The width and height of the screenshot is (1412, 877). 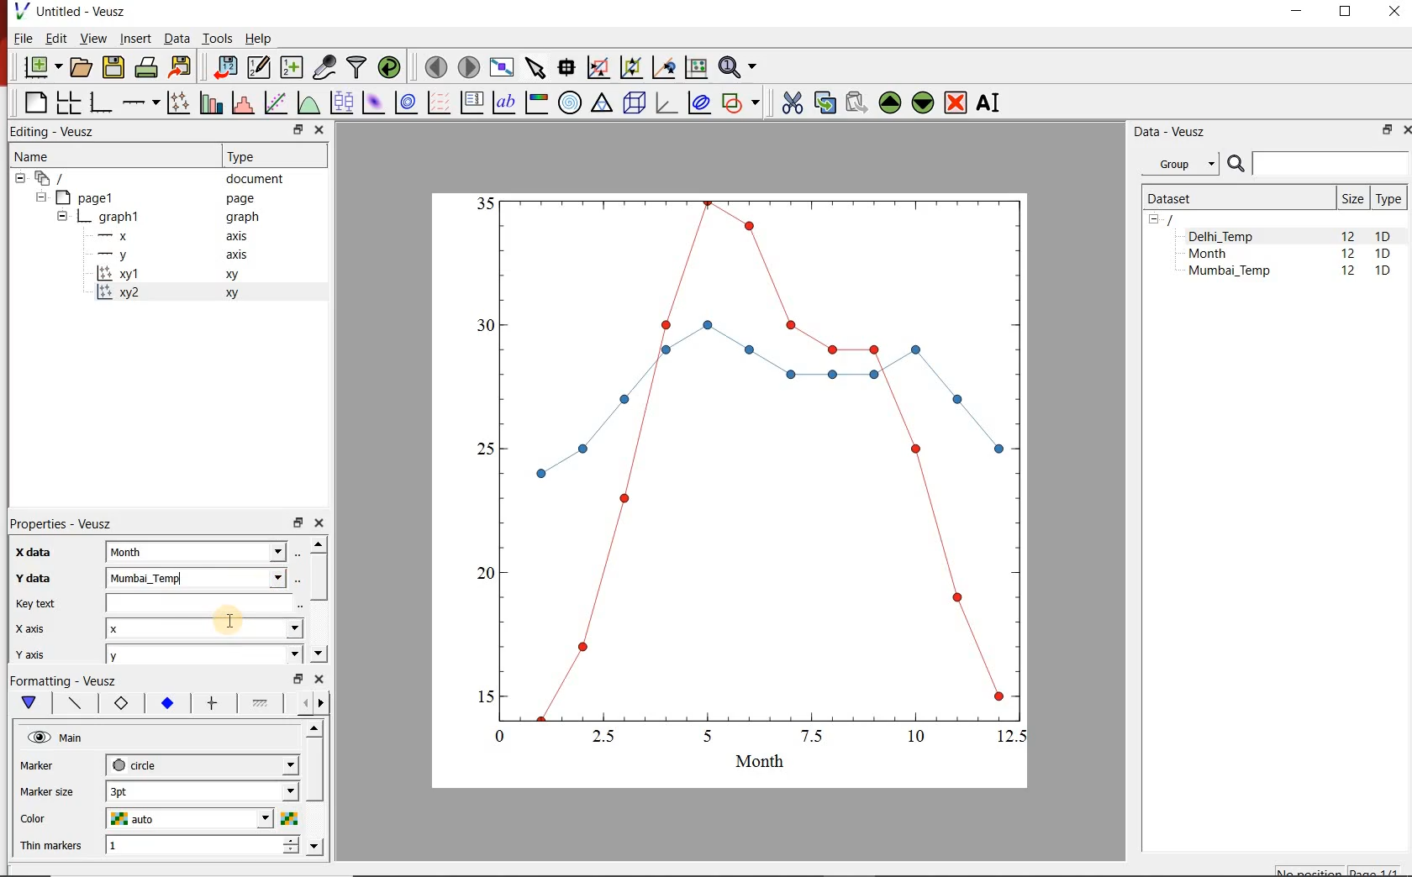 I want to click on major ticks, so click(x=211, y=703).